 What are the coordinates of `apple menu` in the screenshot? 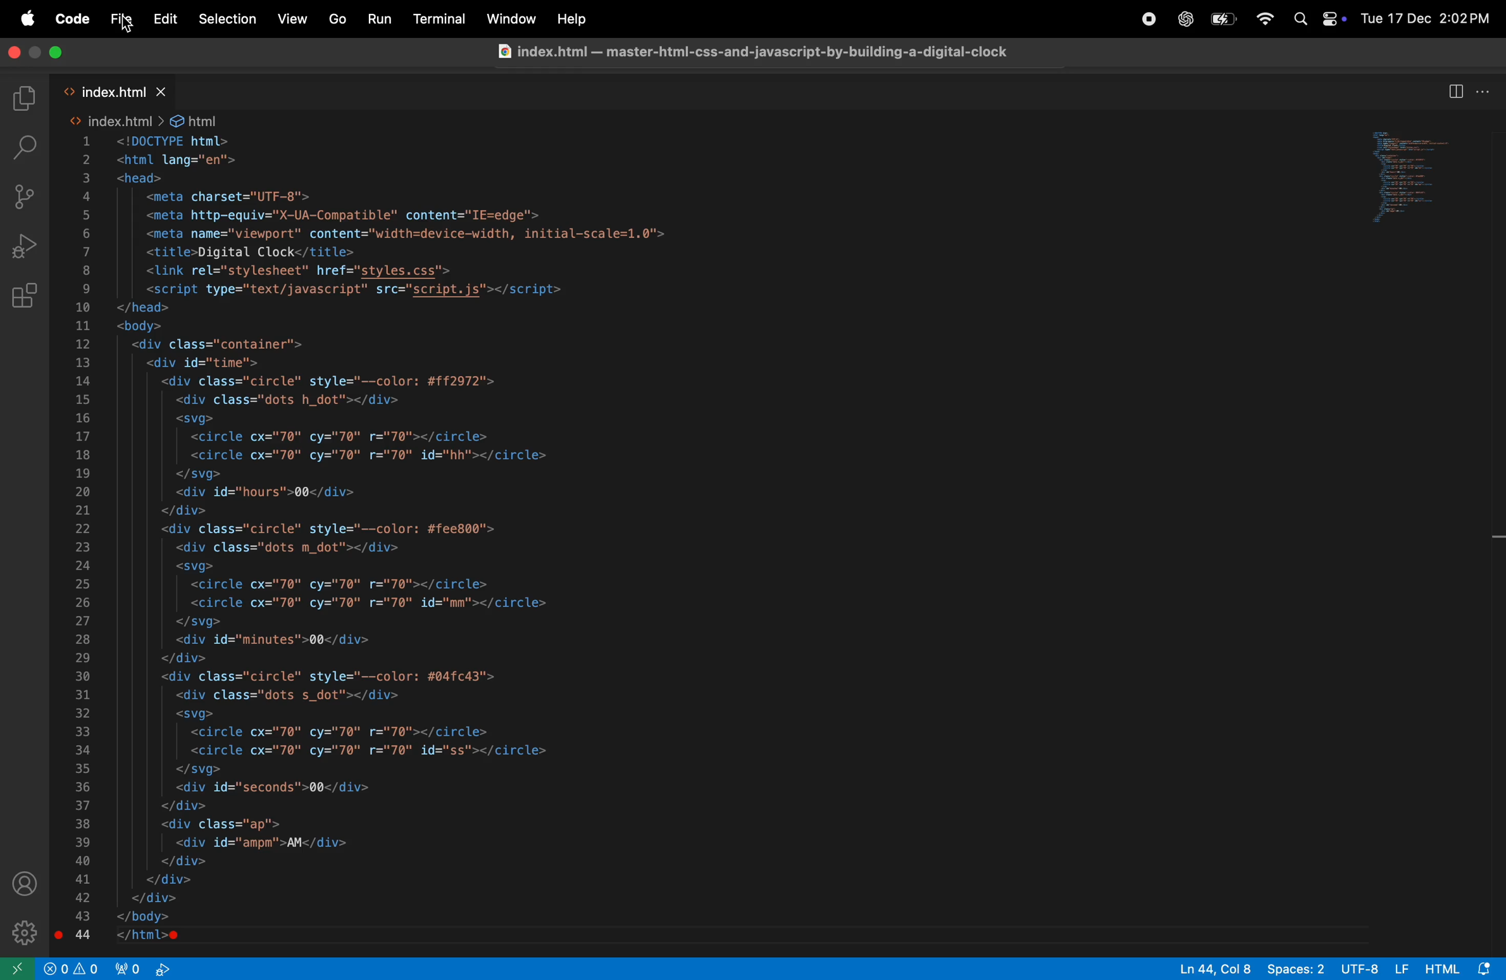 It's located at (28, 20).